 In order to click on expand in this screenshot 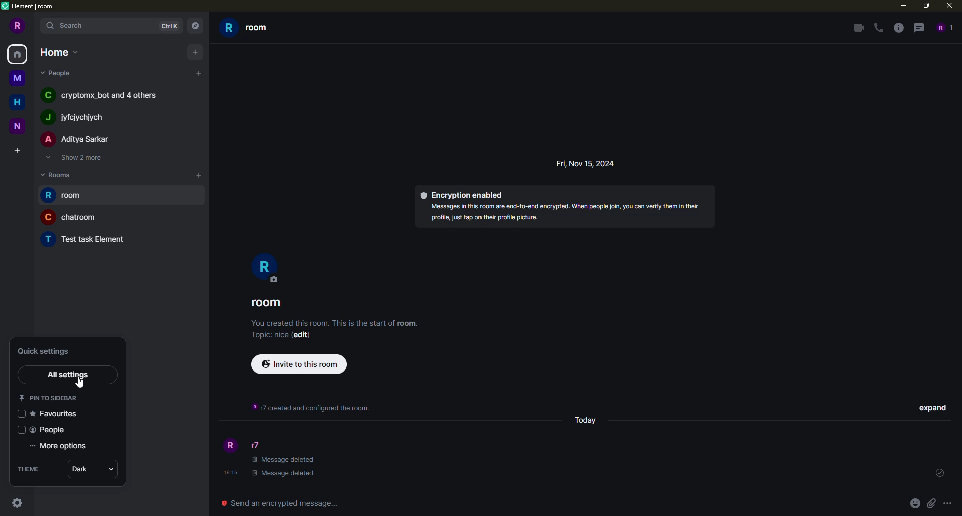, I will do `click(36, 26)`.